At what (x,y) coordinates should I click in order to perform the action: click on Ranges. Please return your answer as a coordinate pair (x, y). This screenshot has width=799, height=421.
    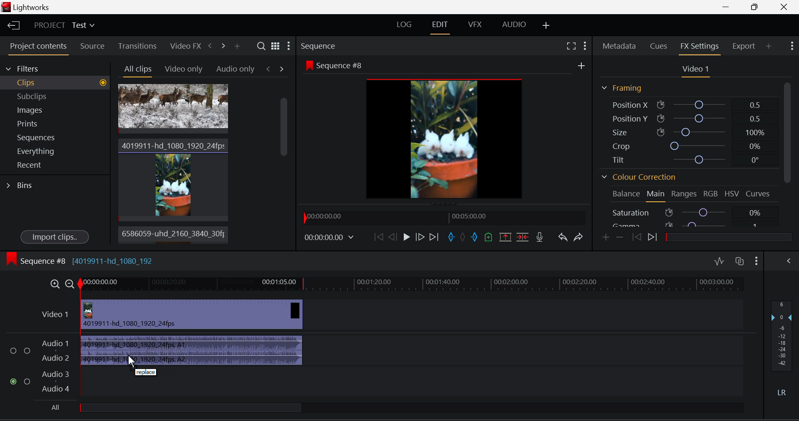
    Looking at the image, I should click on (684, 194).